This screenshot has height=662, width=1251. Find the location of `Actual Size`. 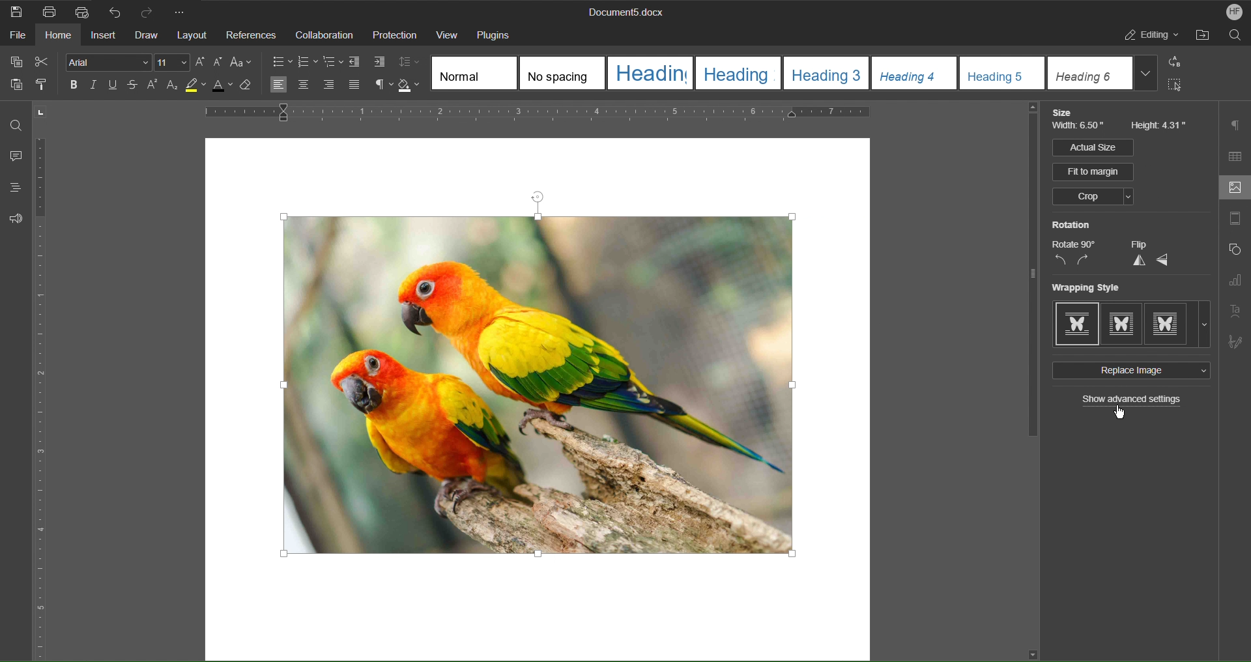

Actual Size is located at coordinates (1092, 147).